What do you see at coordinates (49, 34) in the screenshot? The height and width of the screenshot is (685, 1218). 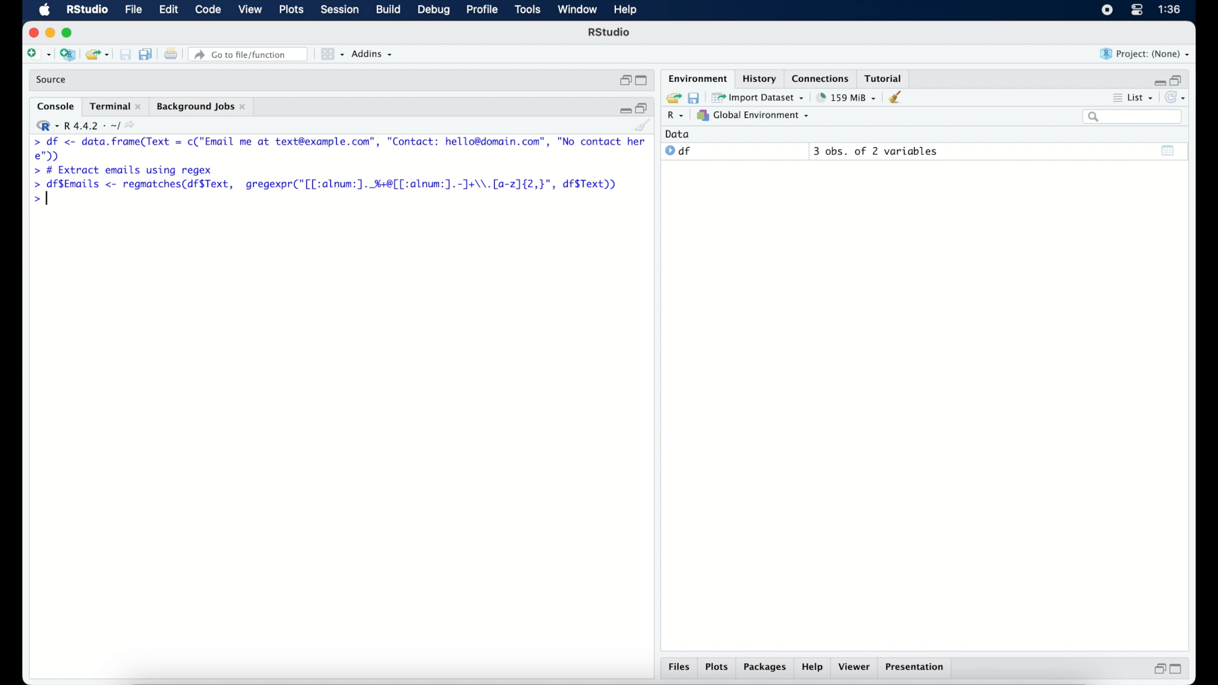 I see `minimize` at bounding box center [49, 34].